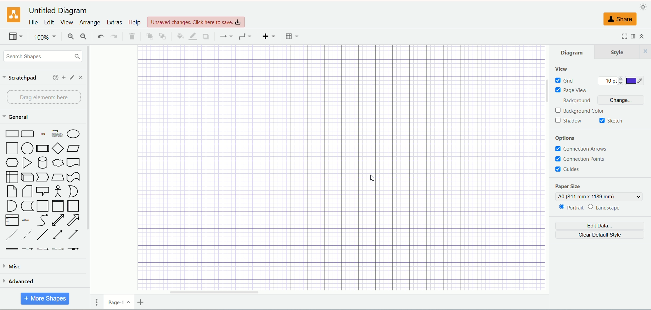 The height and width of the screenshot is (310, 651). Describe the element at coordinates (226, 36) in the screenshot. I see `waypoint` at that location.